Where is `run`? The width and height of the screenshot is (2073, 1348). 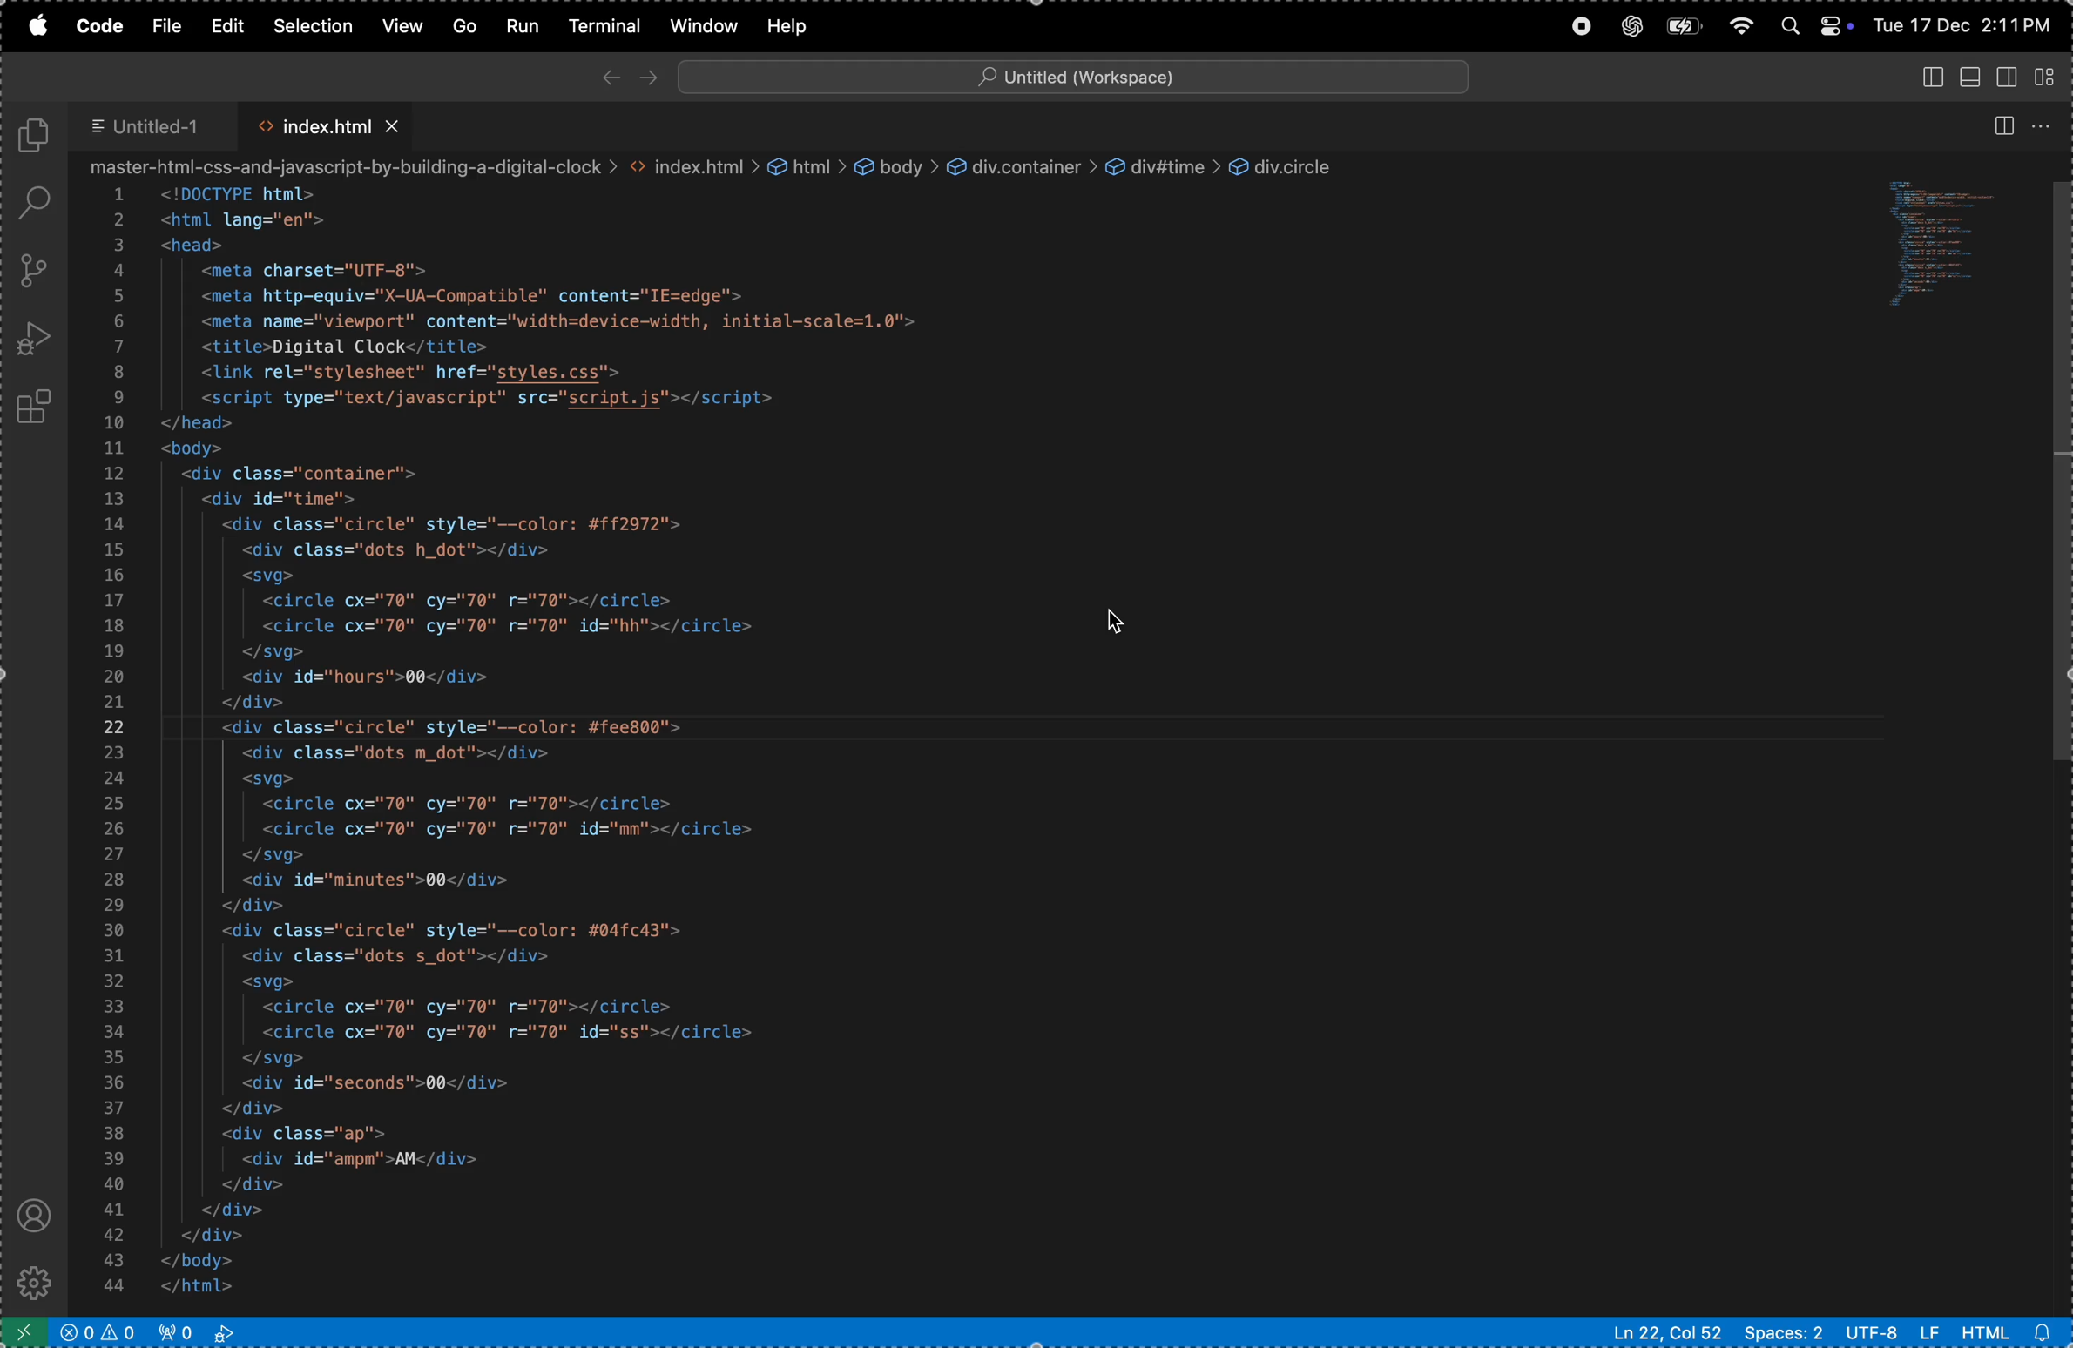
run is located at coordinates (523, 26).